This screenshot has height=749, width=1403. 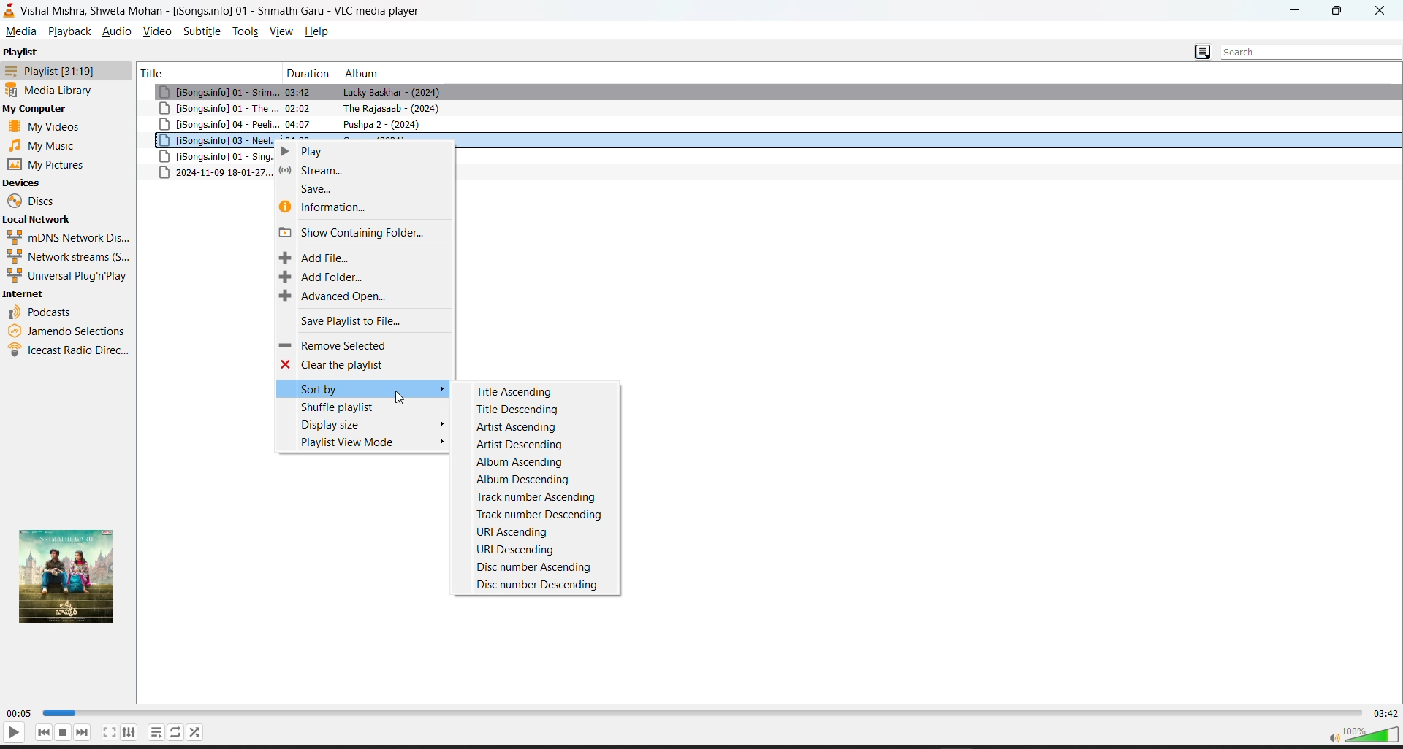 What do you see at coordinates (176, 731) in the screenshot?
I see `playlist` at bounding box center [176, 731].